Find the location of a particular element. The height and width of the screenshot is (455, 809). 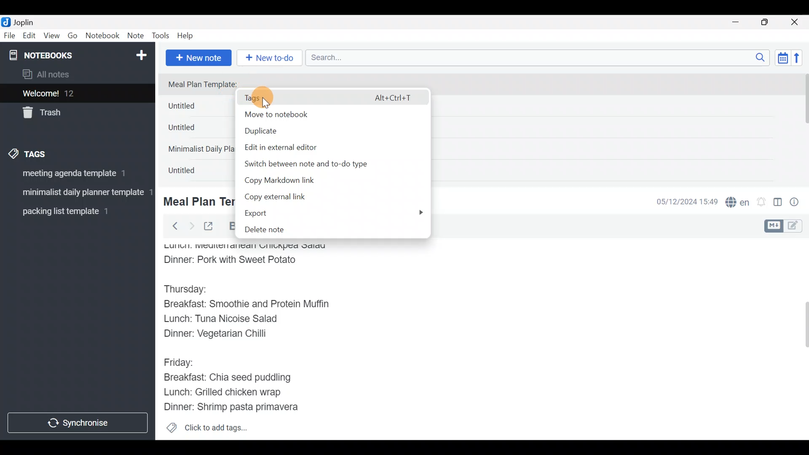

scroll bar is located at coordinates (804, 127).